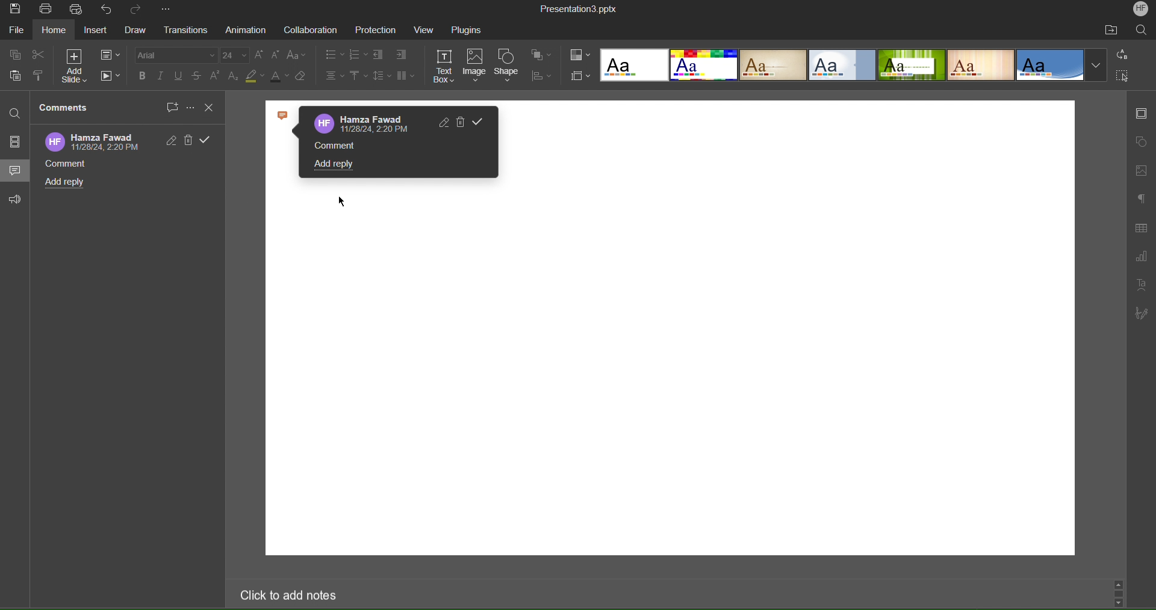 This screenshot has width=1156, height=610. I want to click on Indent Options, so click(401, 55).